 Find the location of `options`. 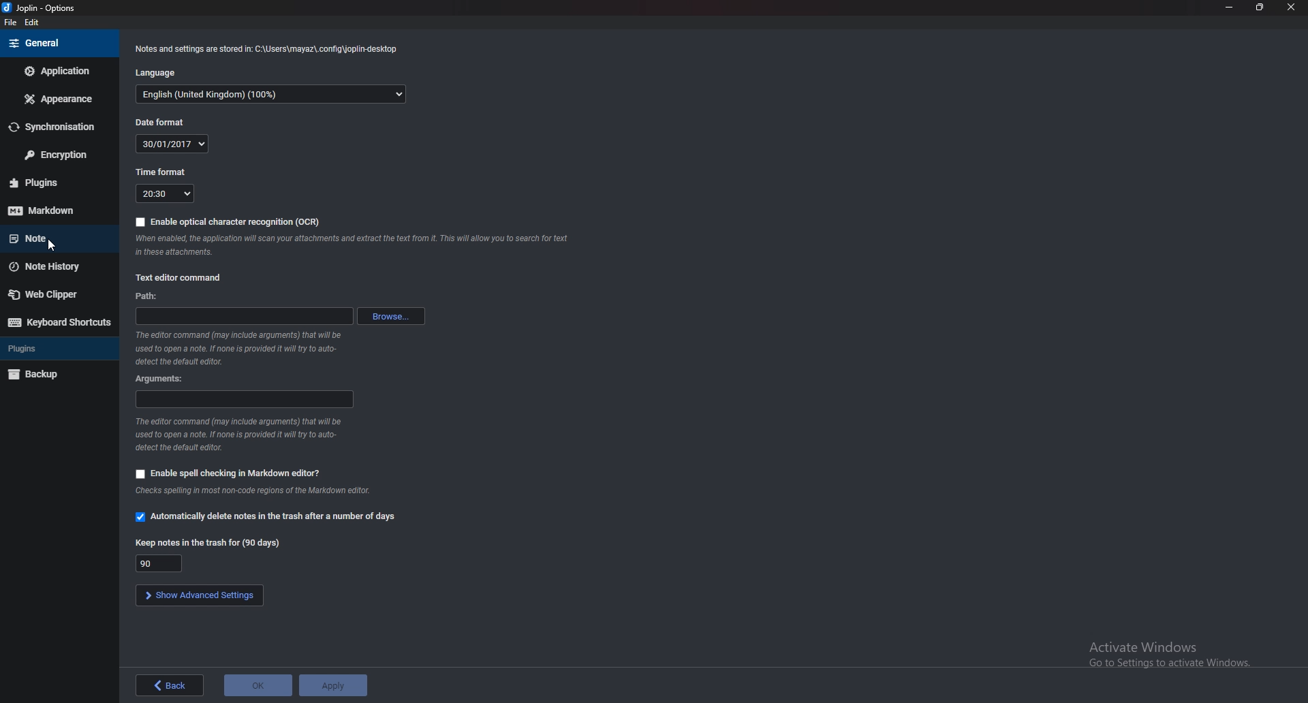

options is located at coordinates (42, 7).